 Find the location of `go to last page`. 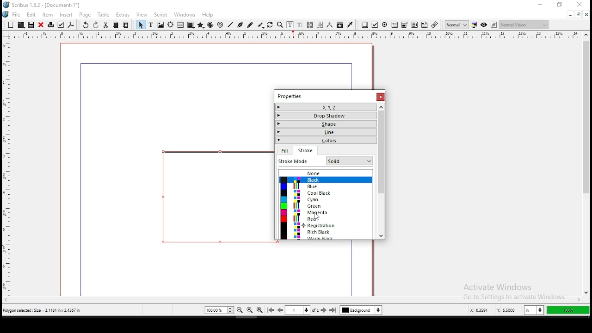

go to last page is located at coordinates (334, 310).